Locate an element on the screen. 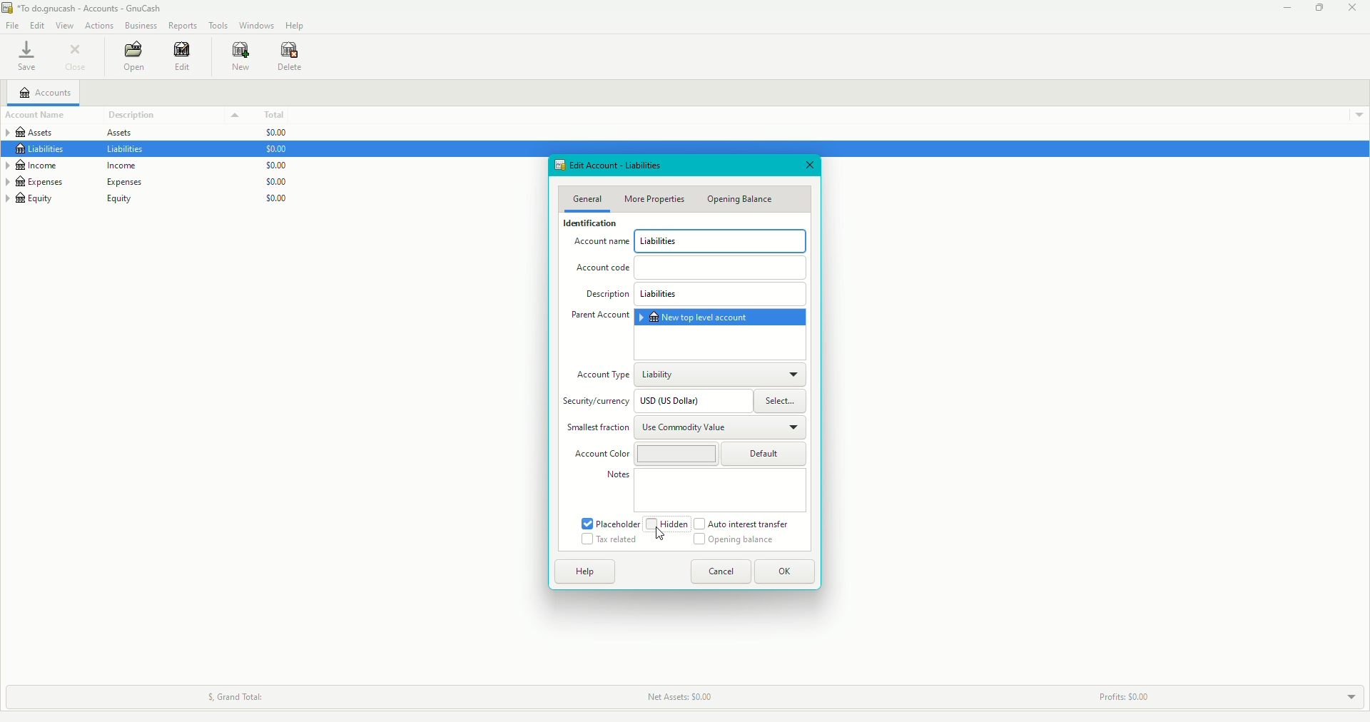  Parent Account is located at coordinates (599, 316).